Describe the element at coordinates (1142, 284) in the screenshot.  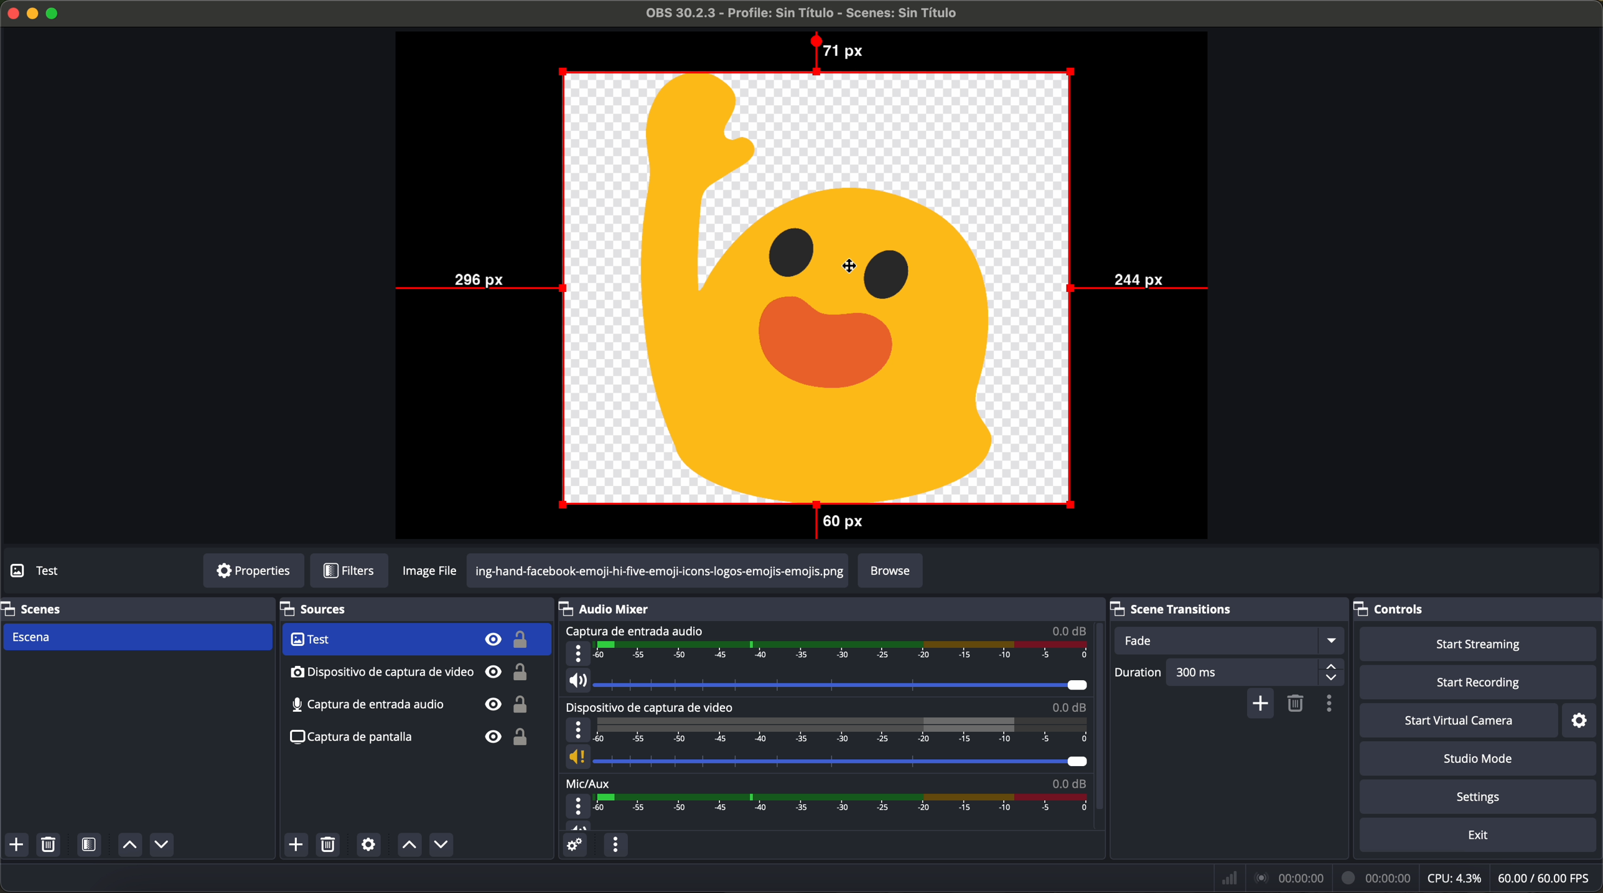
I see `244 px distance` at that location.